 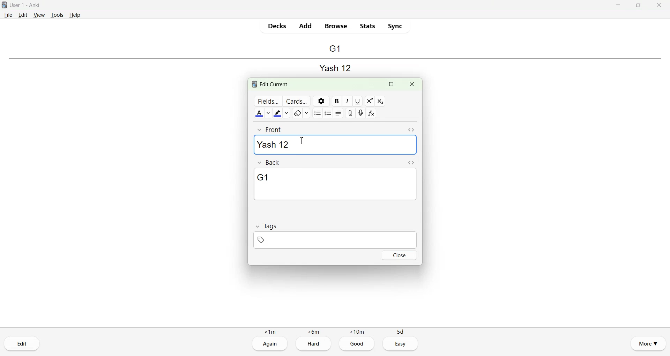 What do you see at coordinates (259, 113) in the screenshot?
I see `Text color` at bounding box center [259, 113].